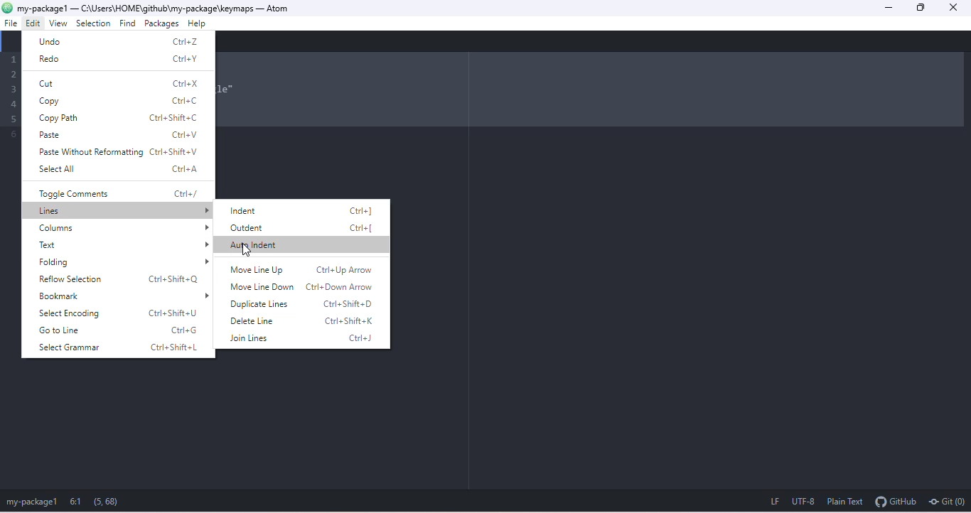 Image resolution: width=971 pixels, height=513 pixels. I want to click on cursor movement, so click(34, 23).